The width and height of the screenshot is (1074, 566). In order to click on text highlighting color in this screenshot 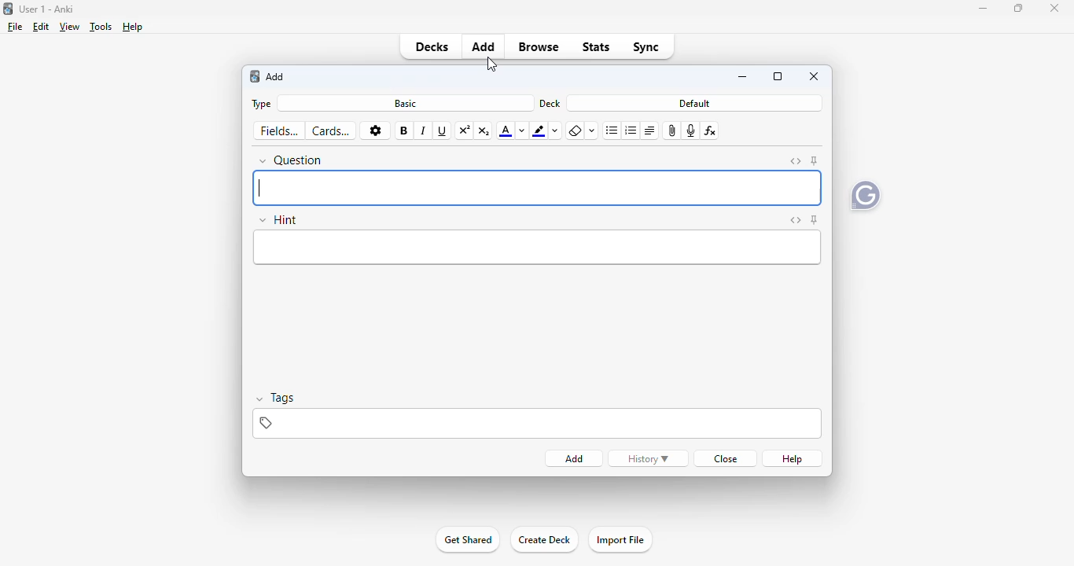, I will do `click(539, 131)`.